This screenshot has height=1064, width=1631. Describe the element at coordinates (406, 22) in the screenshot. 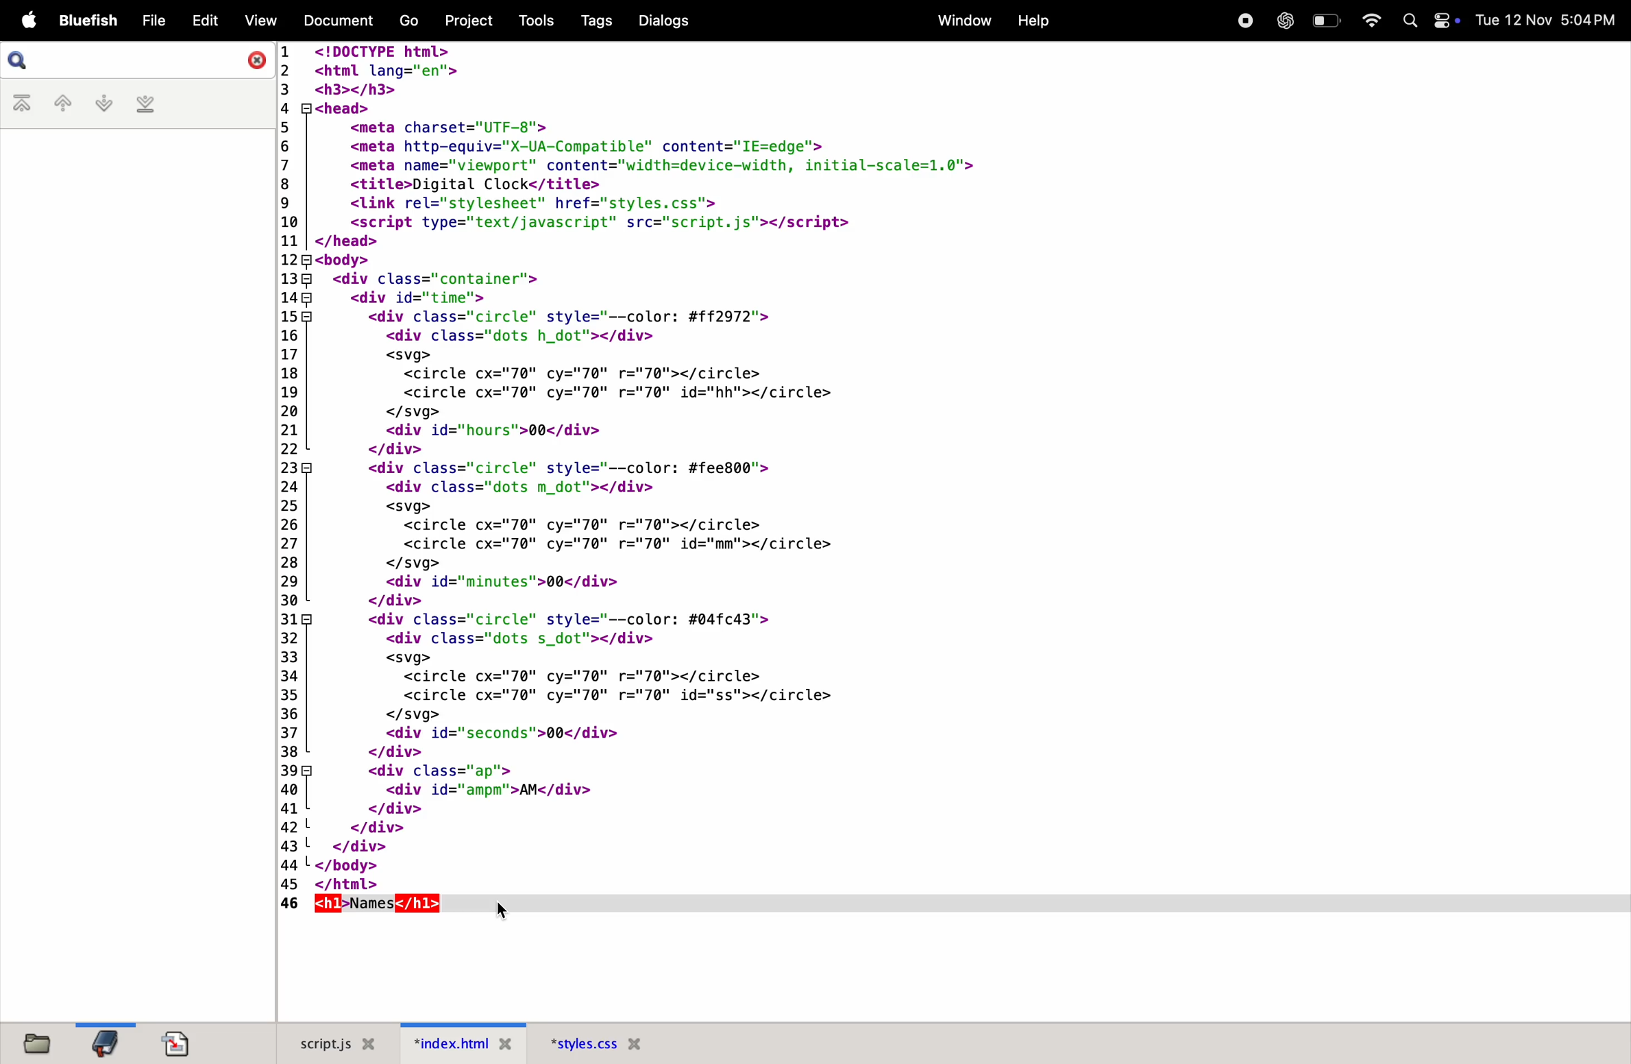

I see `go` at that location.